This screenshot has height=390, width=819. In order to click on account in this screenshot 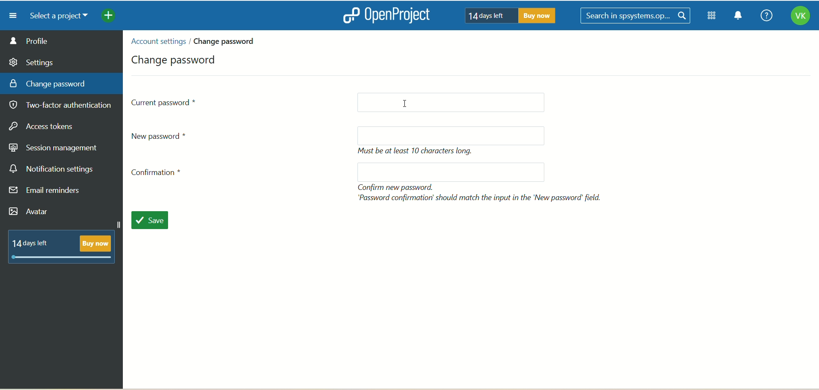, I will do `click(800, 17)`.